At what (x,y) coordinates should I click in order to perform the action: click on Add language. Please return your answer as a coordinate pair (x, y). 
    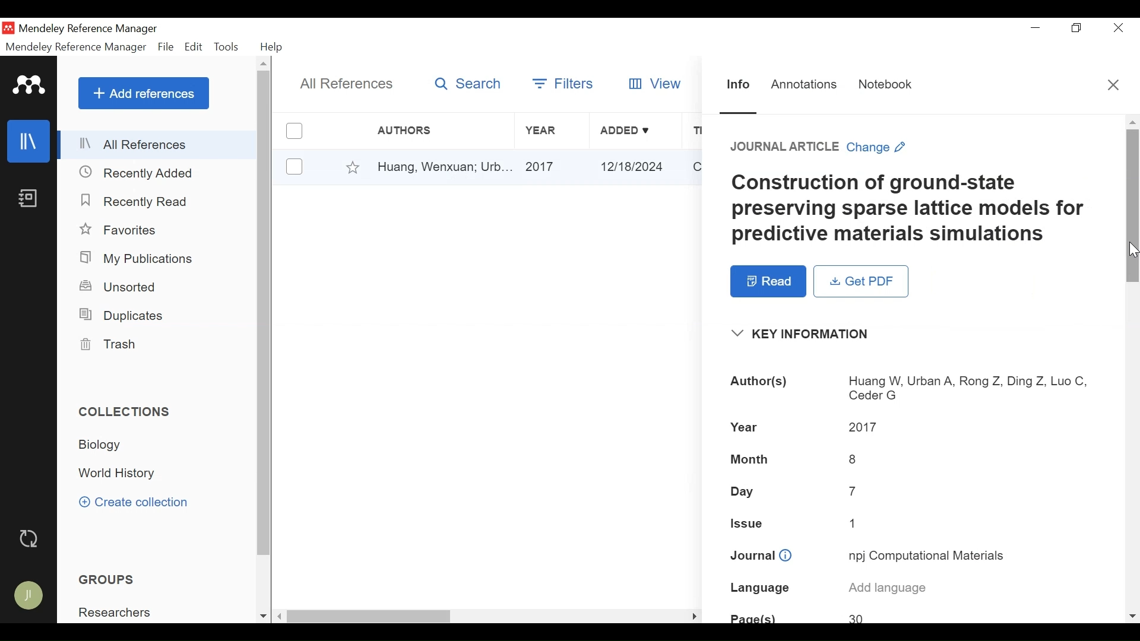
    Looking at the image, I should click on (888, 588).